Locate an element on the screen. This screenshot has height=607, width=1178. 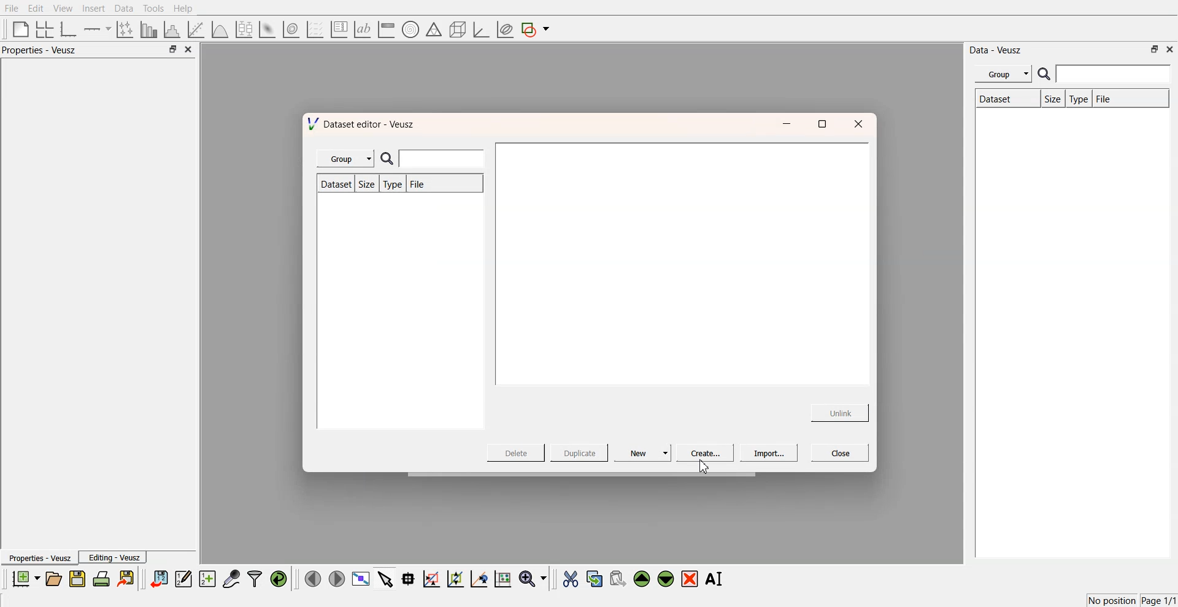
 is located at coordinates (1003, 74).